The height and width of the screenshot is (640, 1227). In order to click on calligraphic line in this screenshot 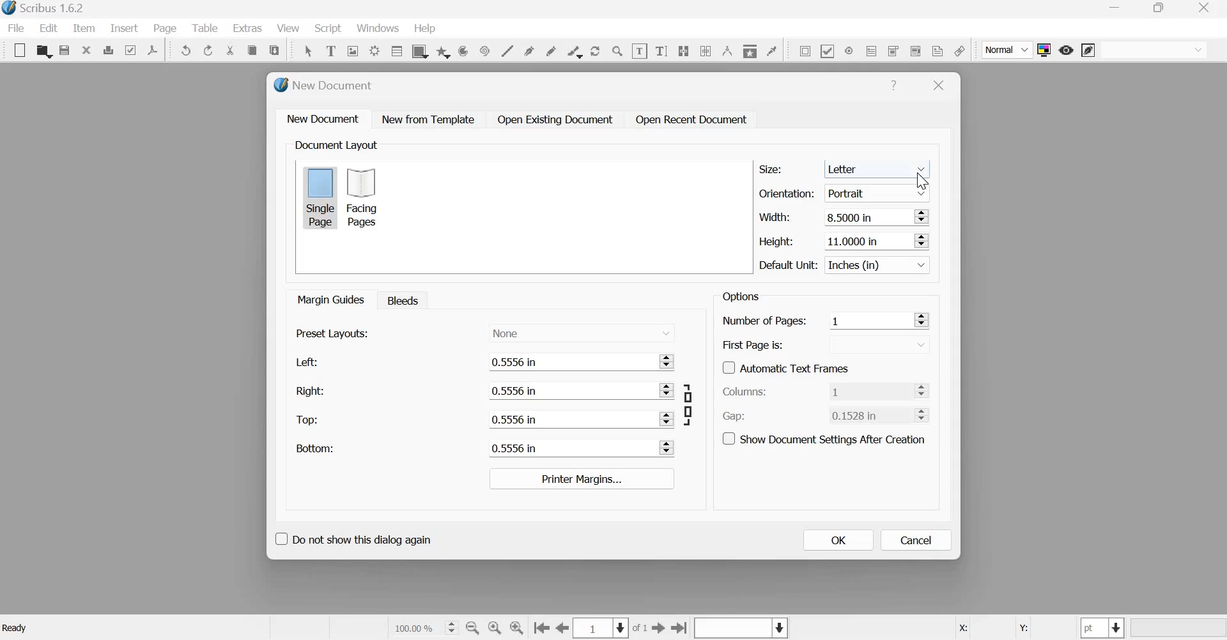, I will do `click(573, 50)`.